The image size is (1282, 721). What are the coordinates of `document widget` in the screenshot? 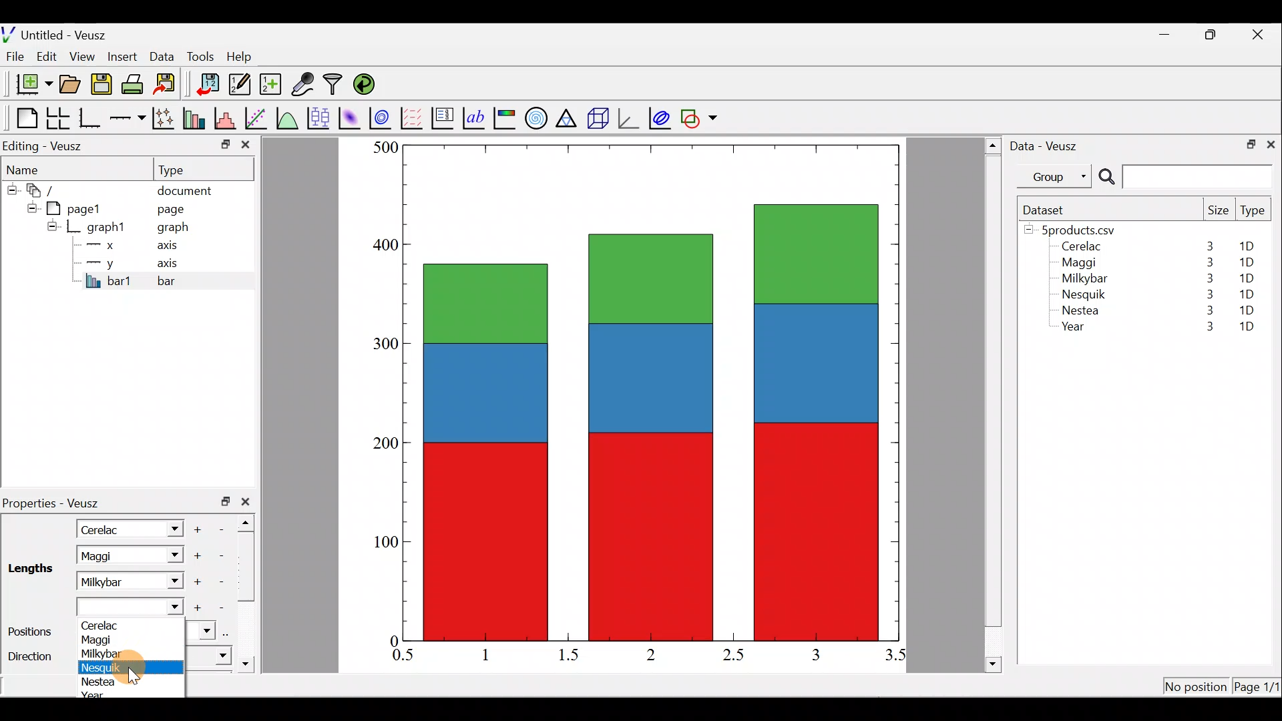 It's located at (47, 188).